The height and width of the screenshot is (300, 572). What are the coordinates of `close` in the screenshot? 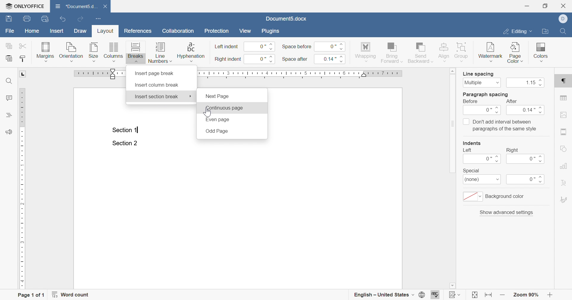 It's located at (565, 6).